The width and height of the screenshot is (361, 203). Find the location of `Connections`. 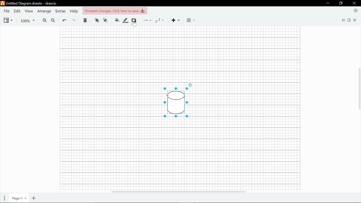

Connections is located at coordinates (146, 20).